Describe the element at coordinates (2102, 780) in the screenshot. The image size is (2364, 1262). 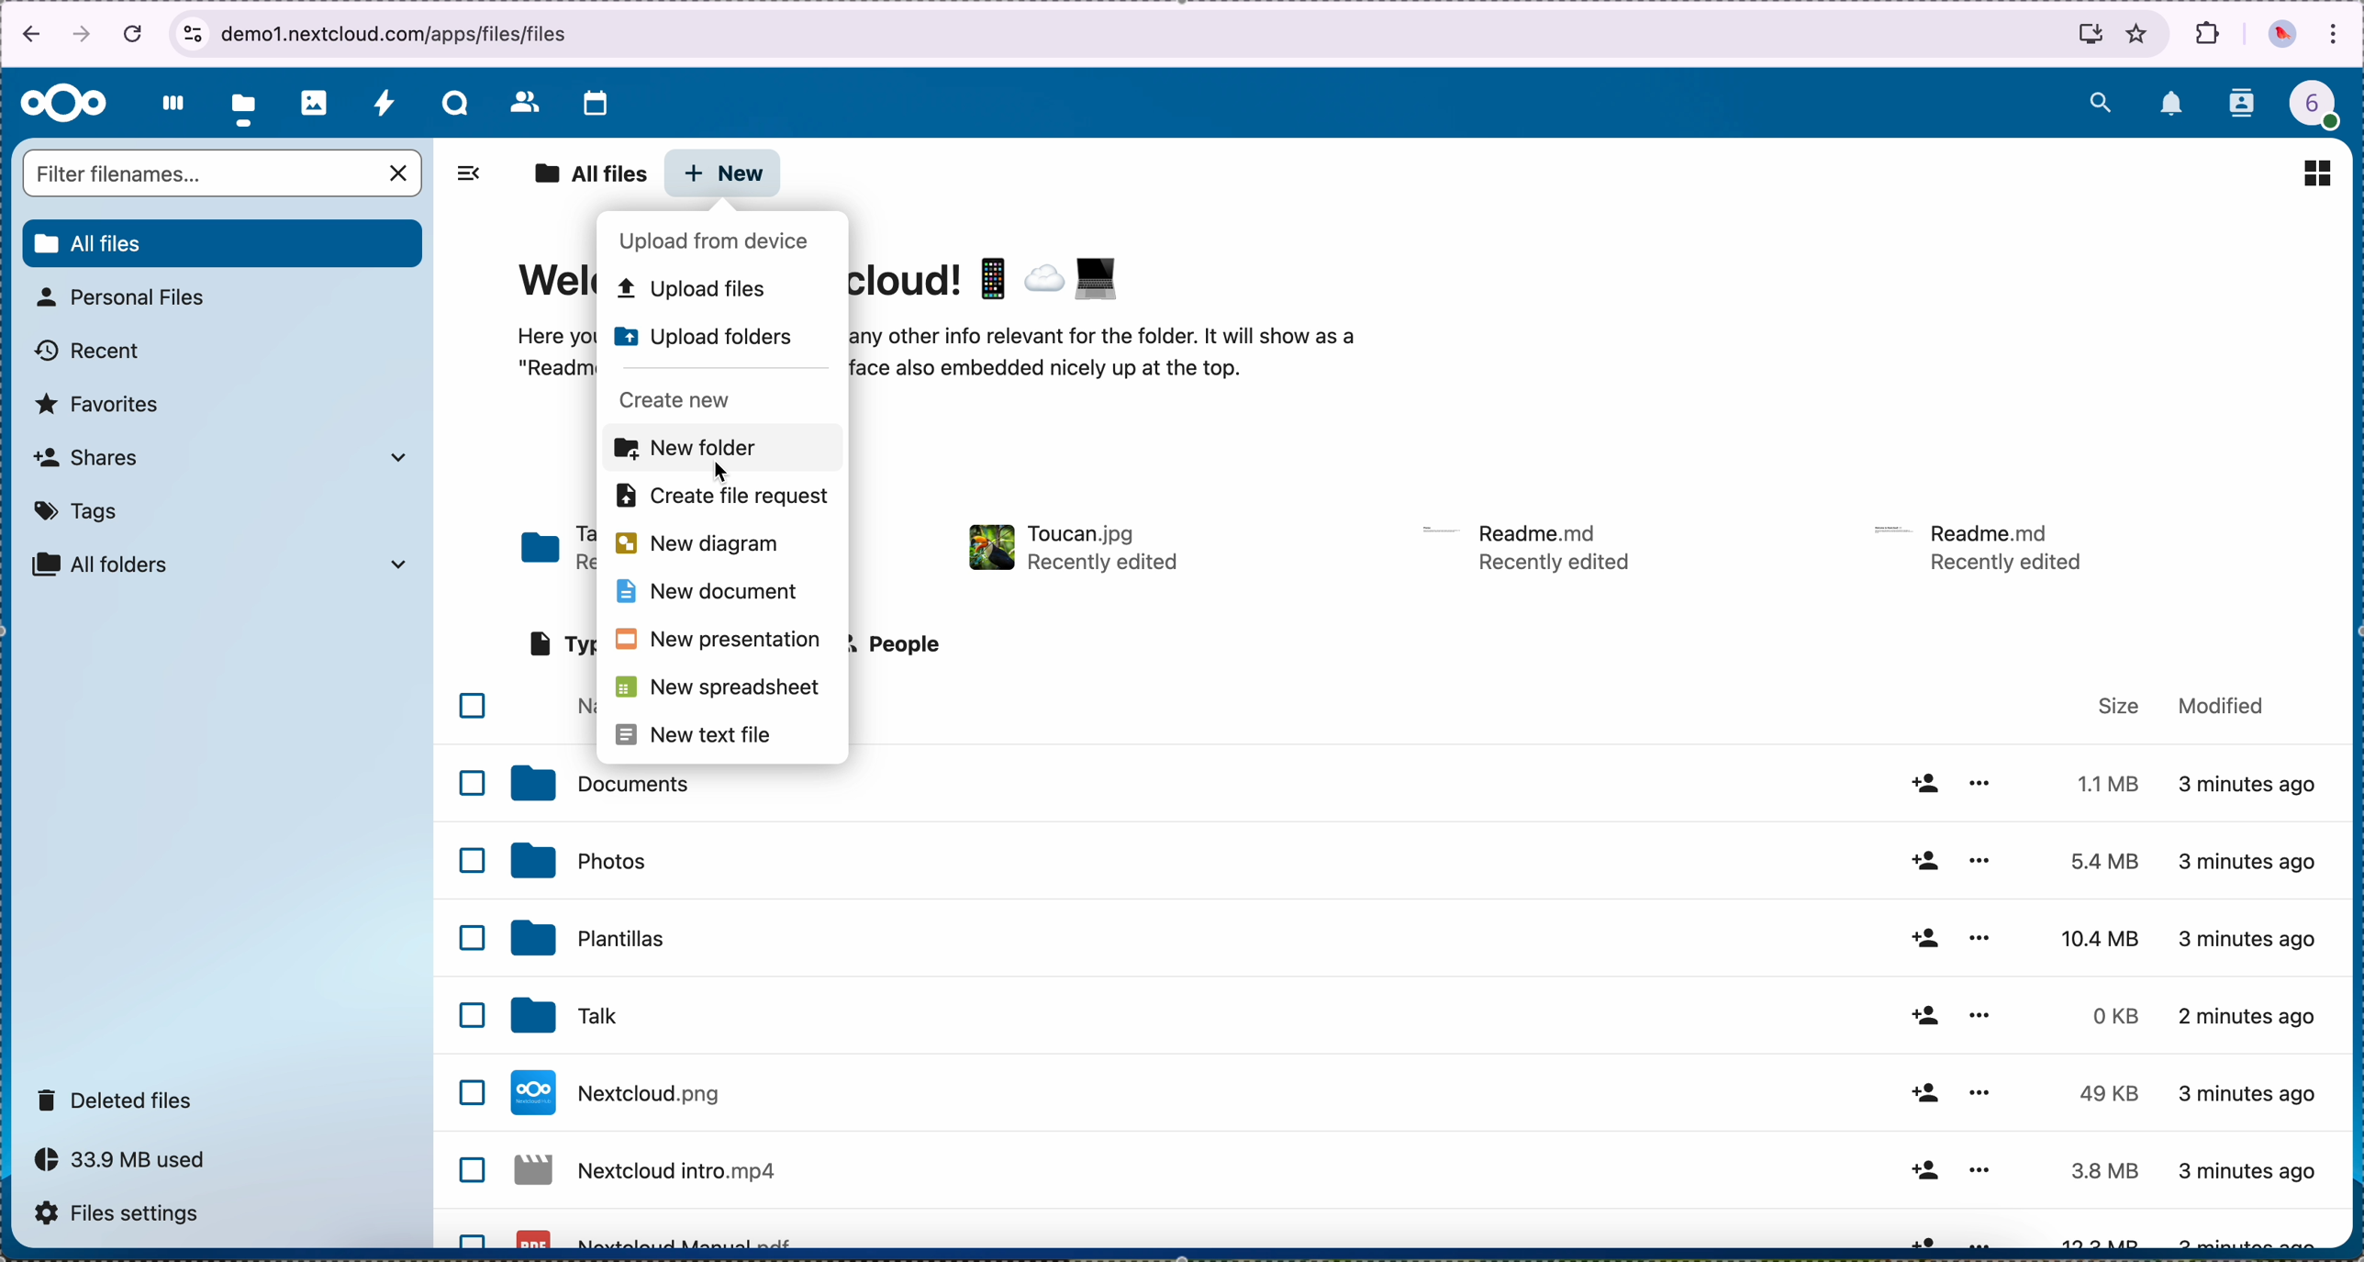
I see `1.1 MB` at that location.